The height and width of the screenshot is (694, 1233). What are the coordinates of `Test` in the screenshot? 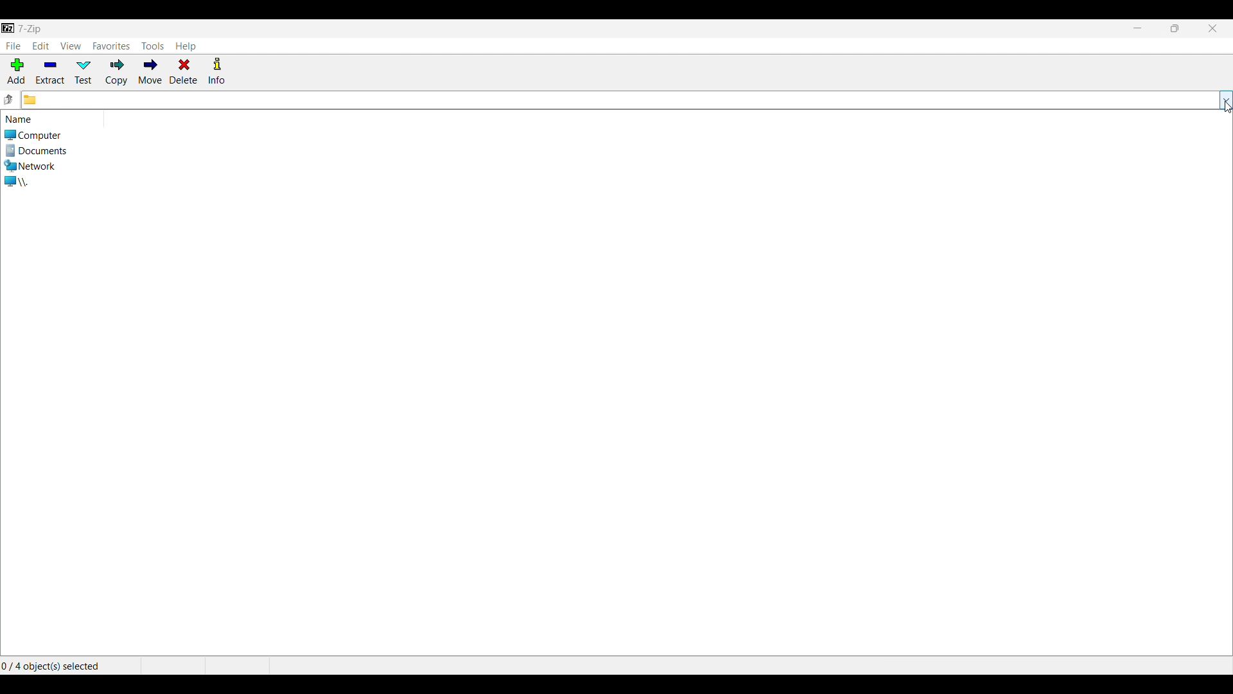 It's located at (84, 72).